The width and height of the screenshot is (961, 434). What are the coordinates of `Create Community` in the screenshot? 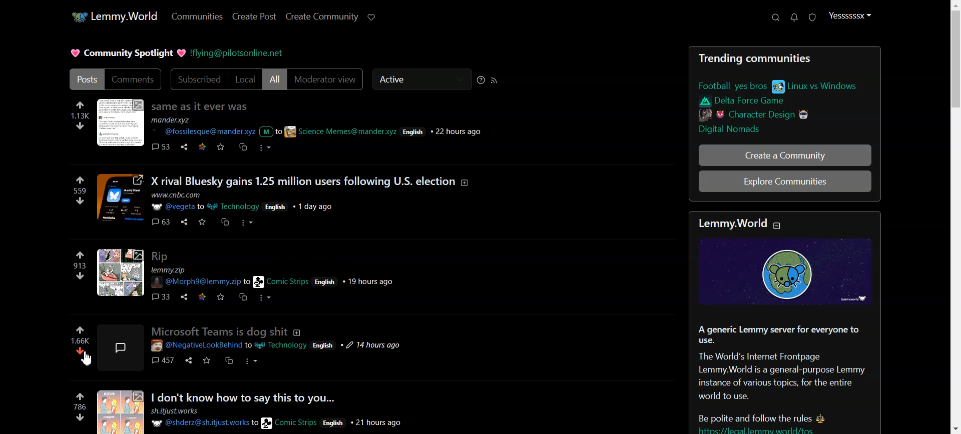 It's located at (322, 16).